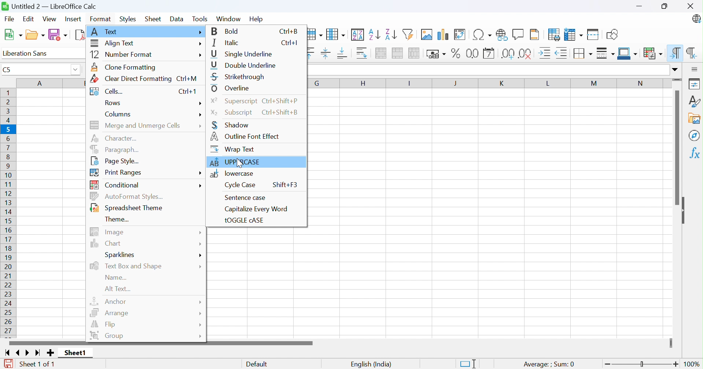 Image resolution: width=703 pixels, height=369 pixels. I want to click on Ctrl+I, so click(289, 42).